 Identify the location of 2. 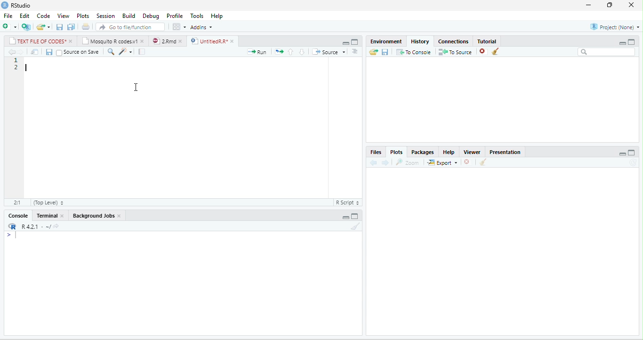
(16, 68).